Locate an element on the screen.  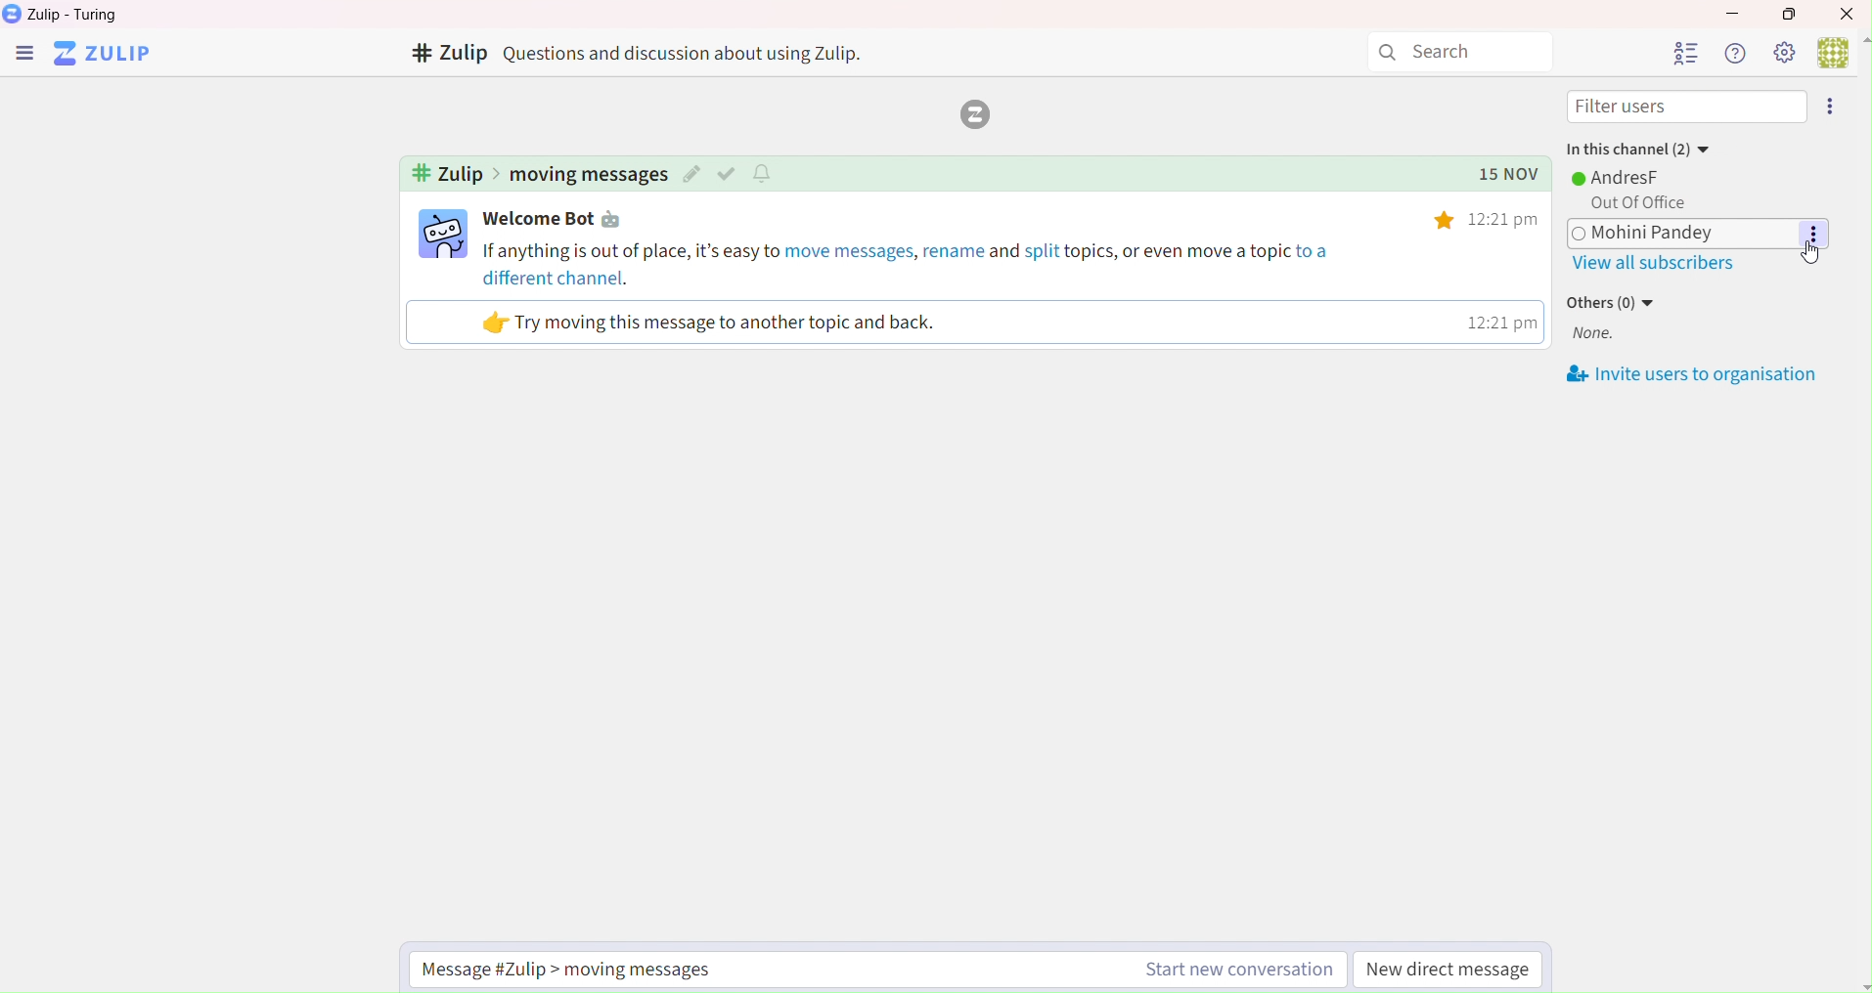
AndresF is located at coordinates (1620, 177).